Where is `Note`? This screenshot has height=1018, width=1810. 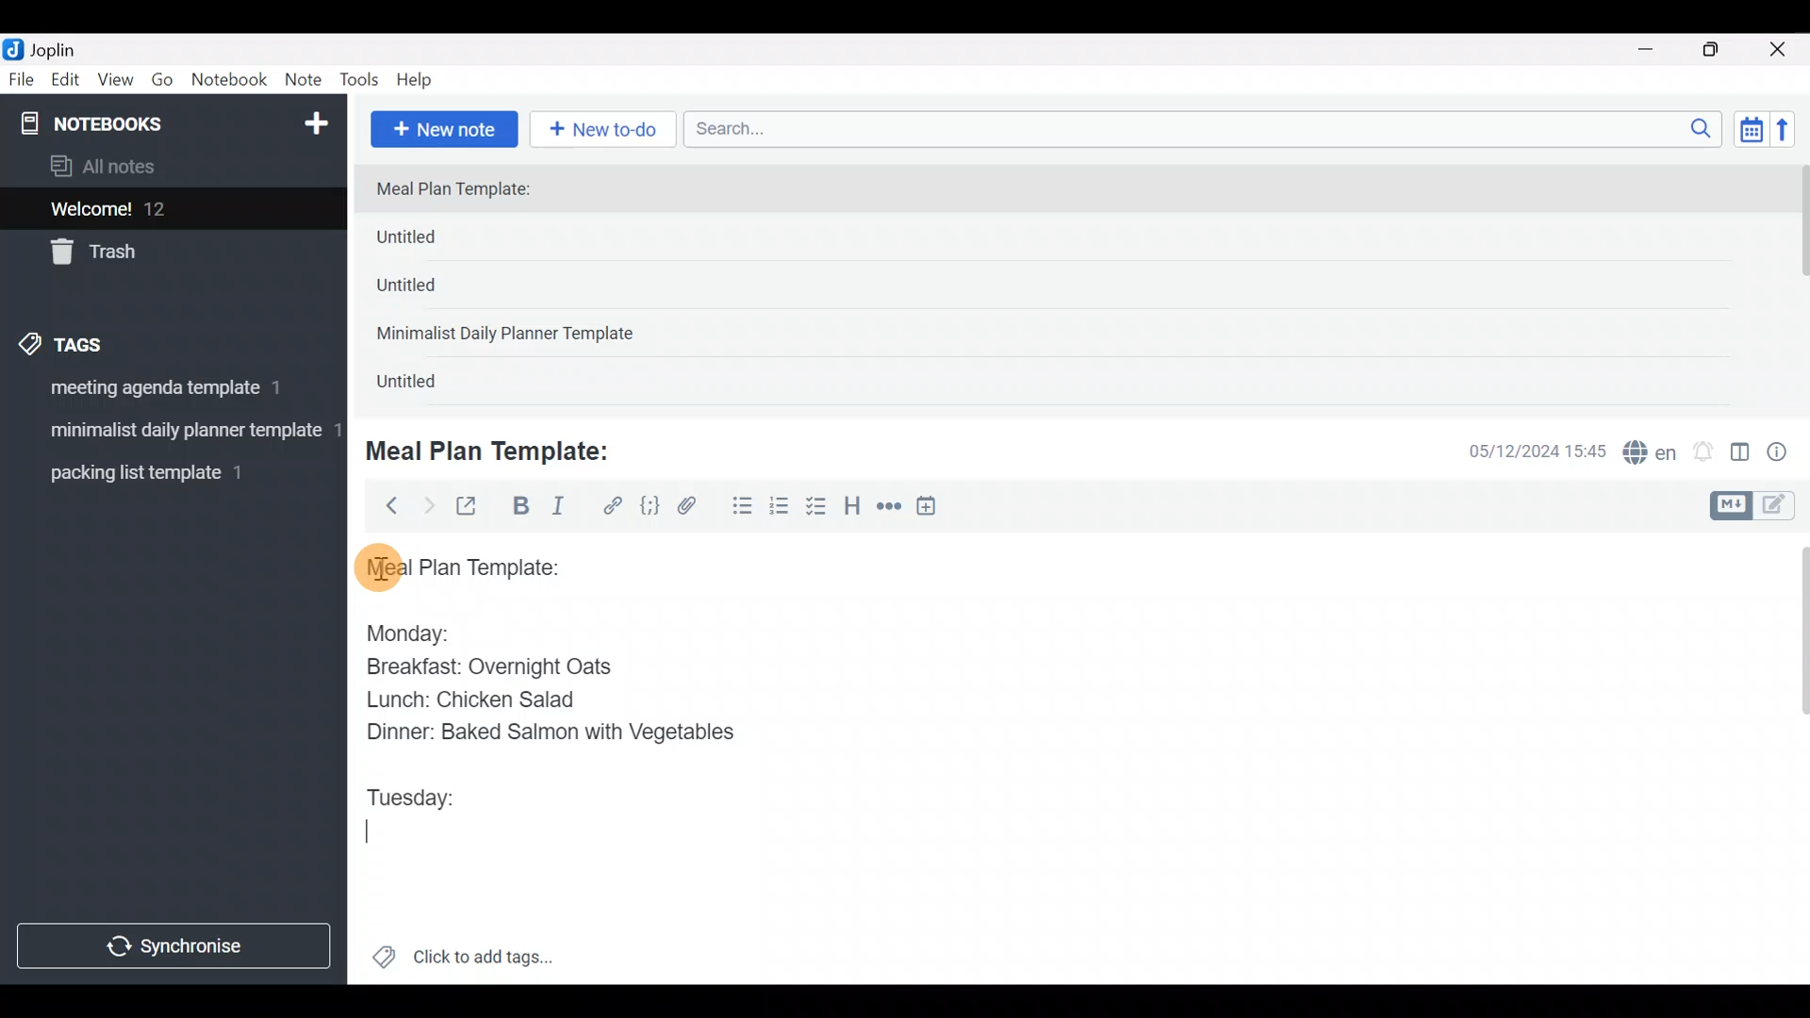
Note is located at coordinates (307, 81).